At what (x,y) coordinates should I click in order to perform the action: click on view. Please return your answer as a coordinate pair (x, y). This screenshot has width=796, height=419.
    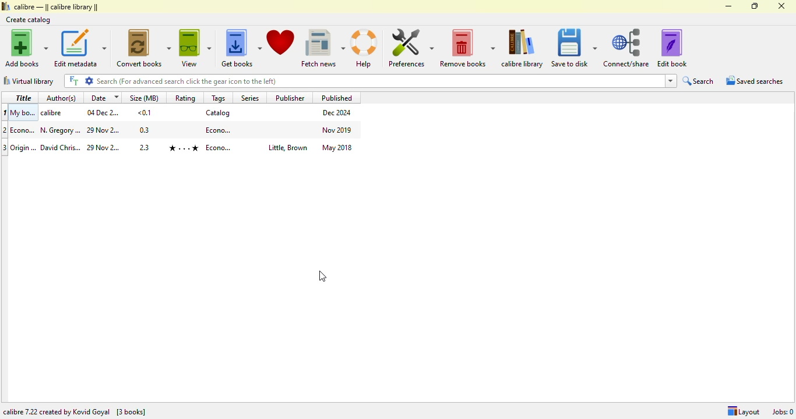
    Looking at the image, I should click on (195, 48).